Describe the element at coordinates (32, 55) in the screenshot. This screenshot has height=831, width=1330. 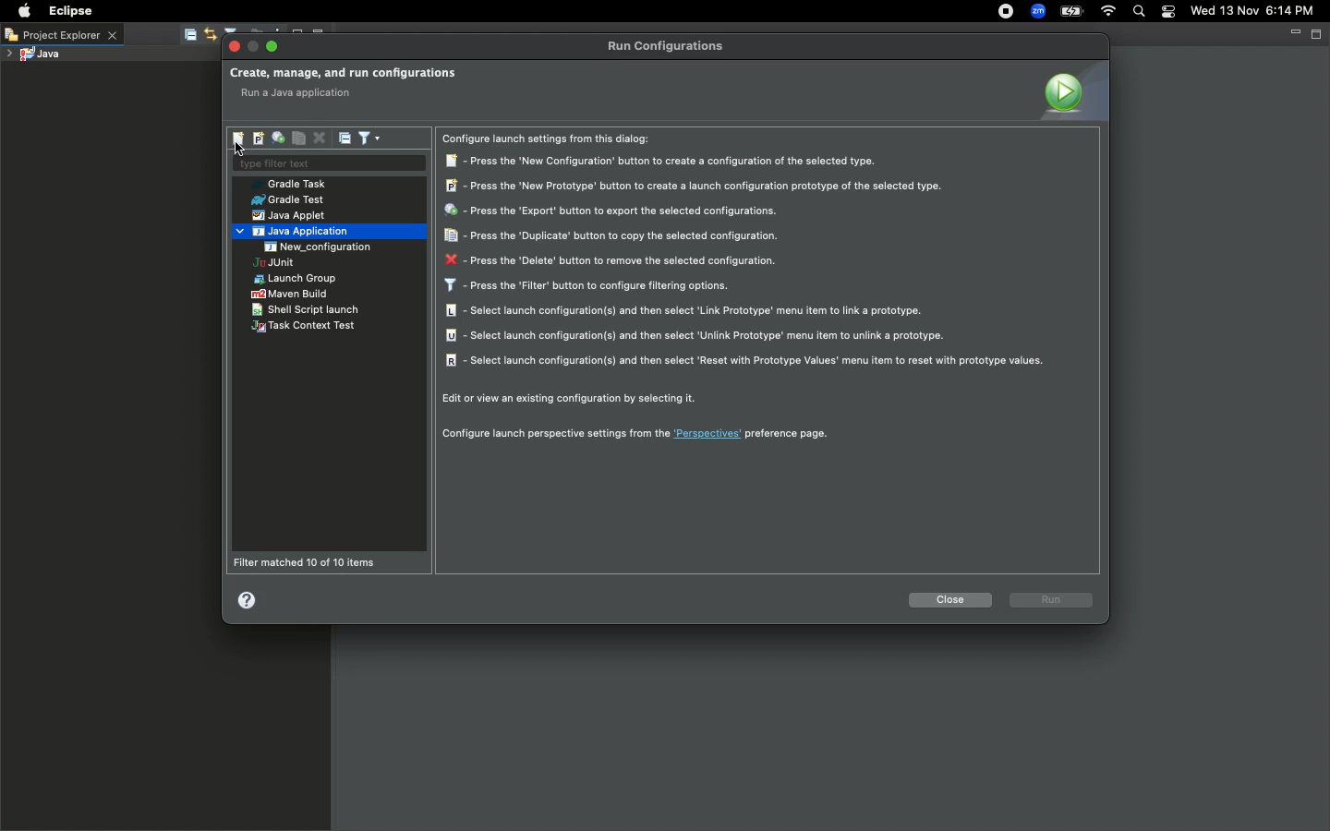
I see `Java project` at that location.